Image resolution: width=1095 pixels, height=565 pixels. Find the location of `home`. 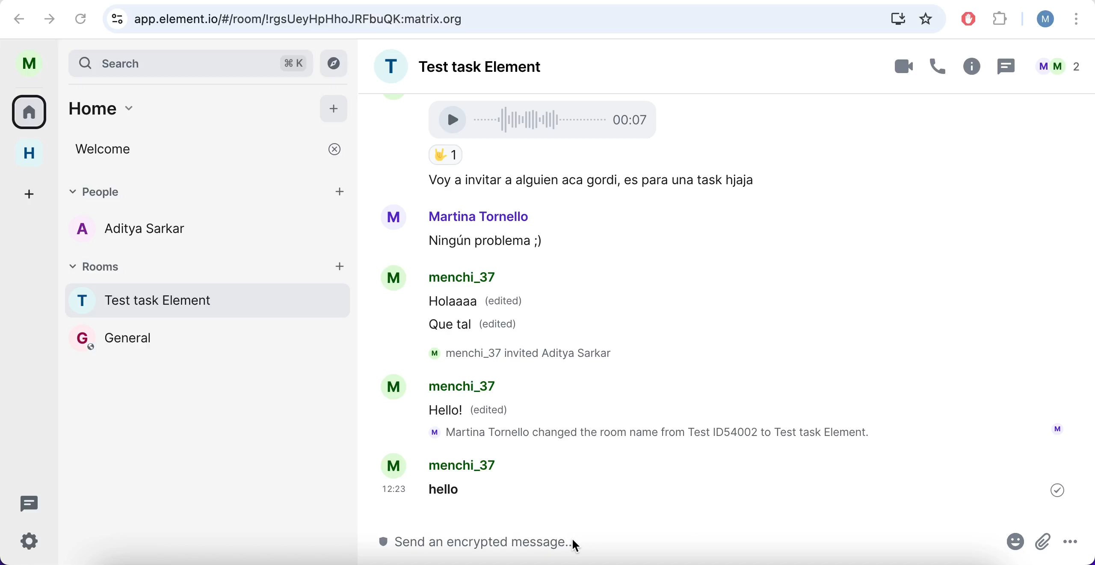

home is located at coordinates (36, 153).